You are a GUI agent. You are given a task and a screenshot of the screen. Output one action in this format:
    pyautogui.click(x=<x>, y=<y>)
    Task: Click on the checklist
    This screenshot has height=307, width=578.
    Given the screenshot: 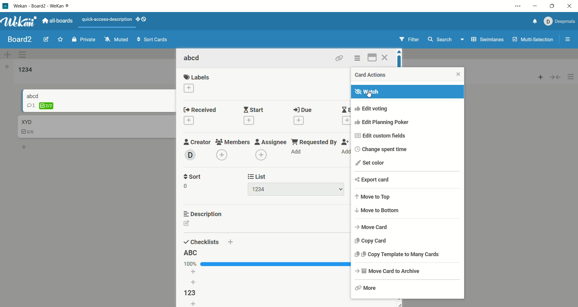 What is the action you would take?
    pyautogui.click(x=46, y=106)
    